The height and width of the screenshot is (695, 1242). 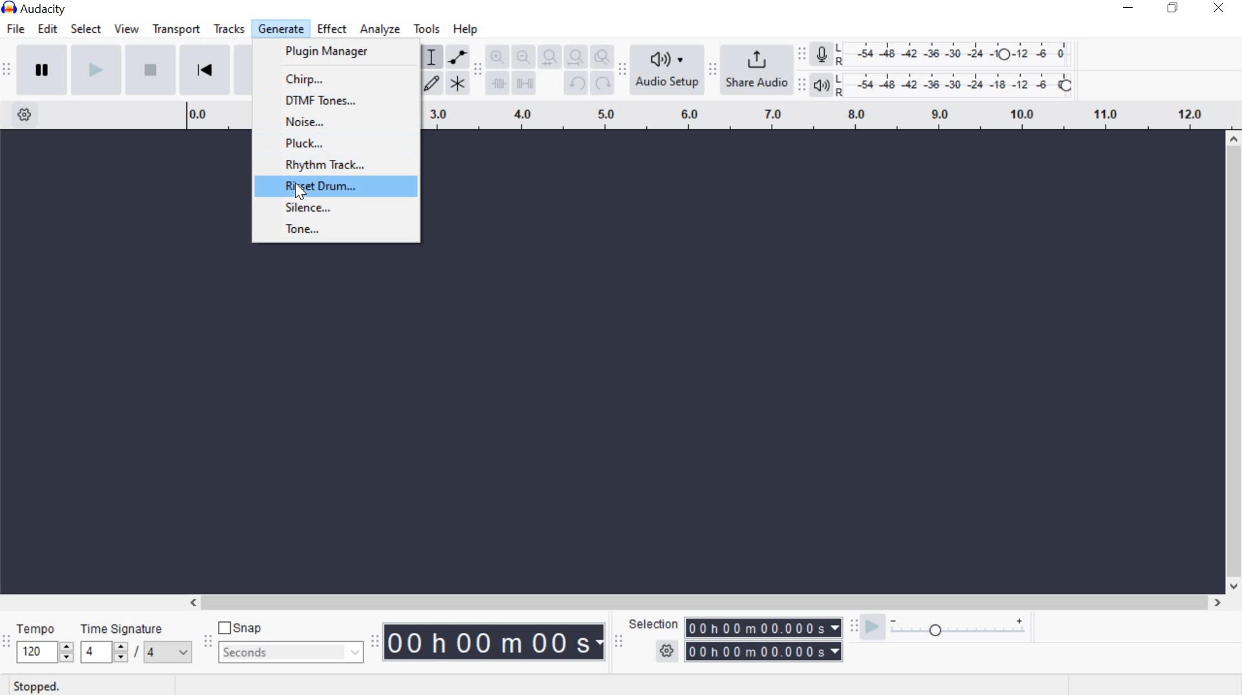 I want to click on dtmf tones, so click(x=342, y=101).